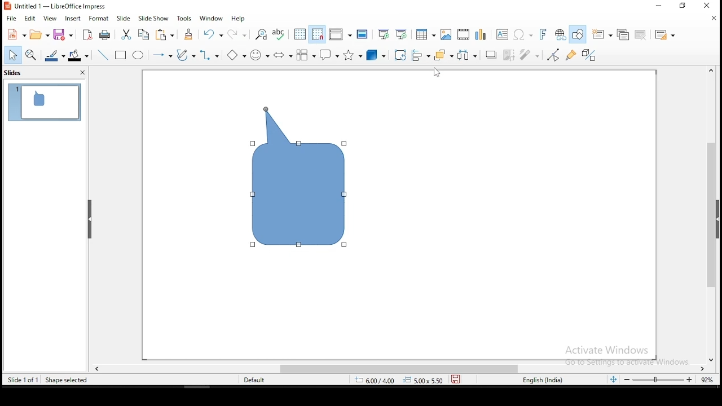 The height and width of the screenshot is (406, 722). I want to click on rectangle, so click(121, 55).